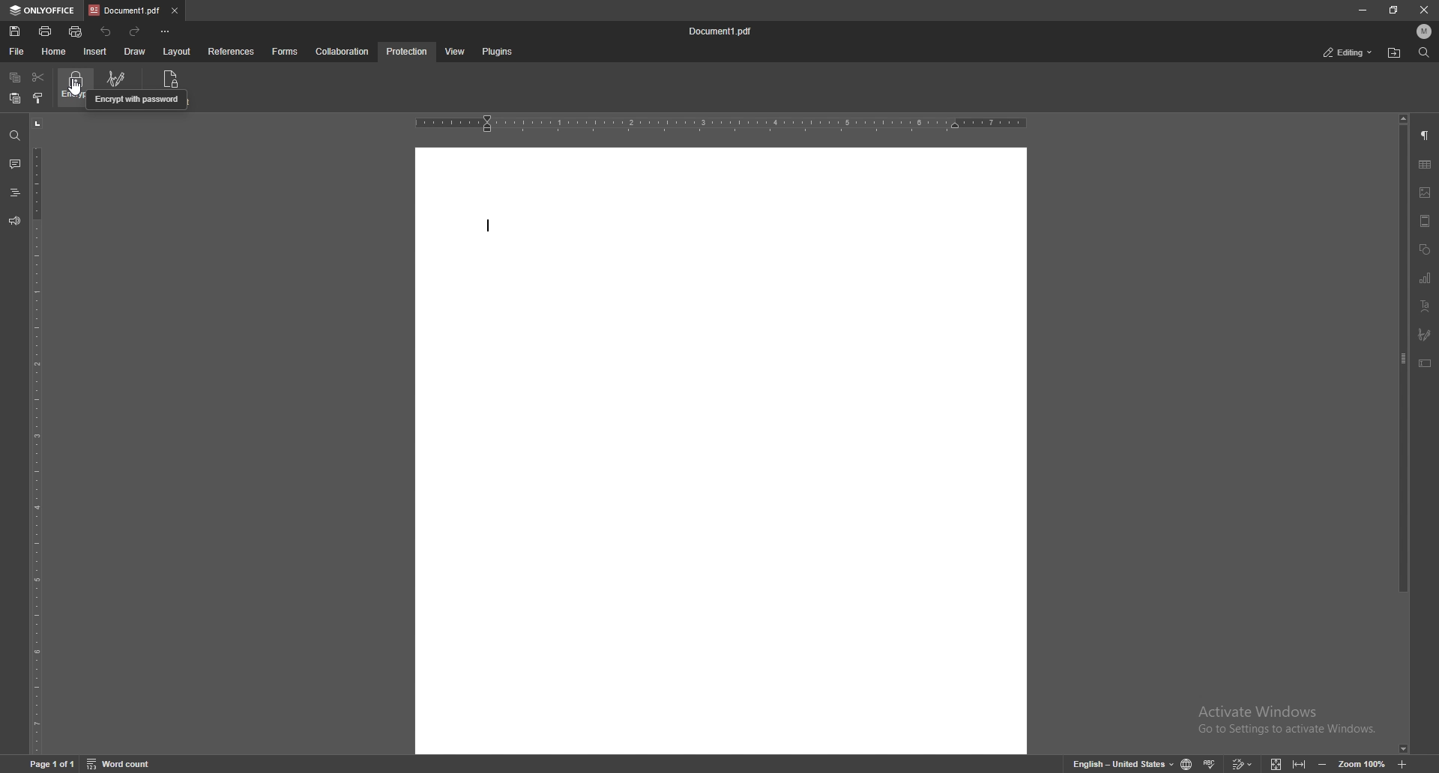 This screenshot has height=773, width=1439. What do you see at coordinates (38, 97) in the screenshot?
I see `copy style` at bounding box center [38, 97].